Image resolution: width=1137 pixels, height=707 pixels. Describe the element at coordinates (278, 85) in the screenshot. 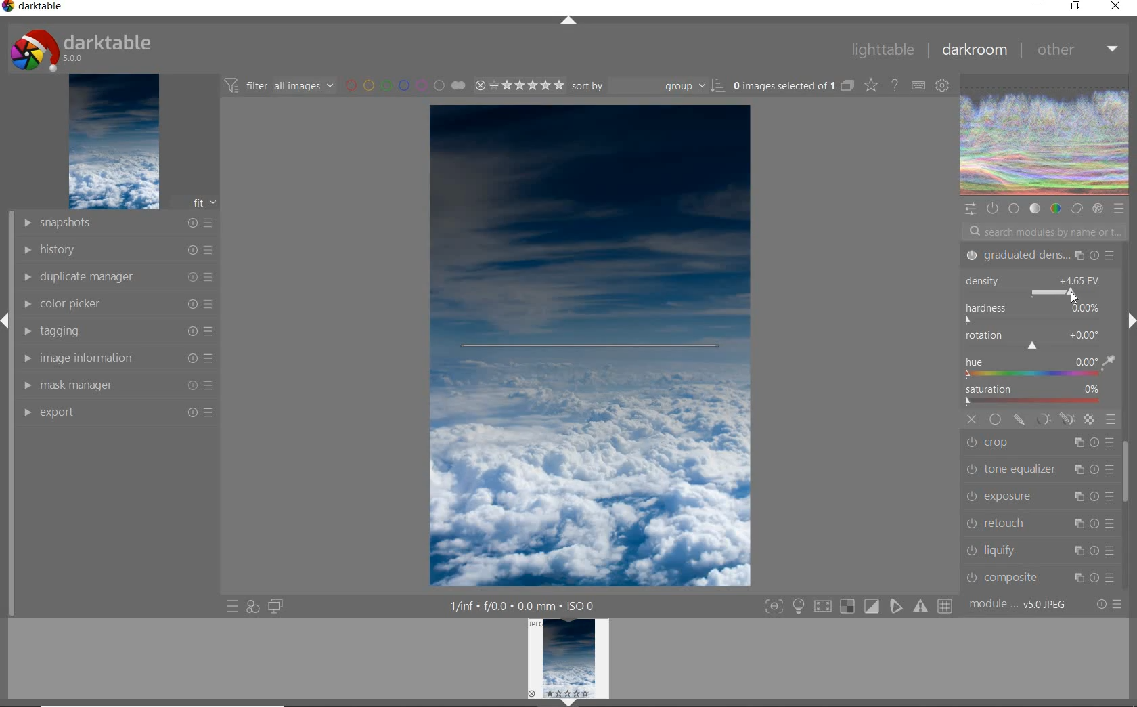

I see `FILTER ALL IMAGES` at that location.